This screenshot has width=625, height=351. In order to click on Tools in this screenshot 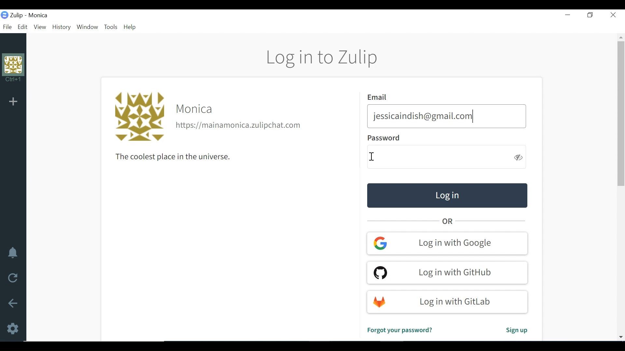, I will do `click(111, 28)`.